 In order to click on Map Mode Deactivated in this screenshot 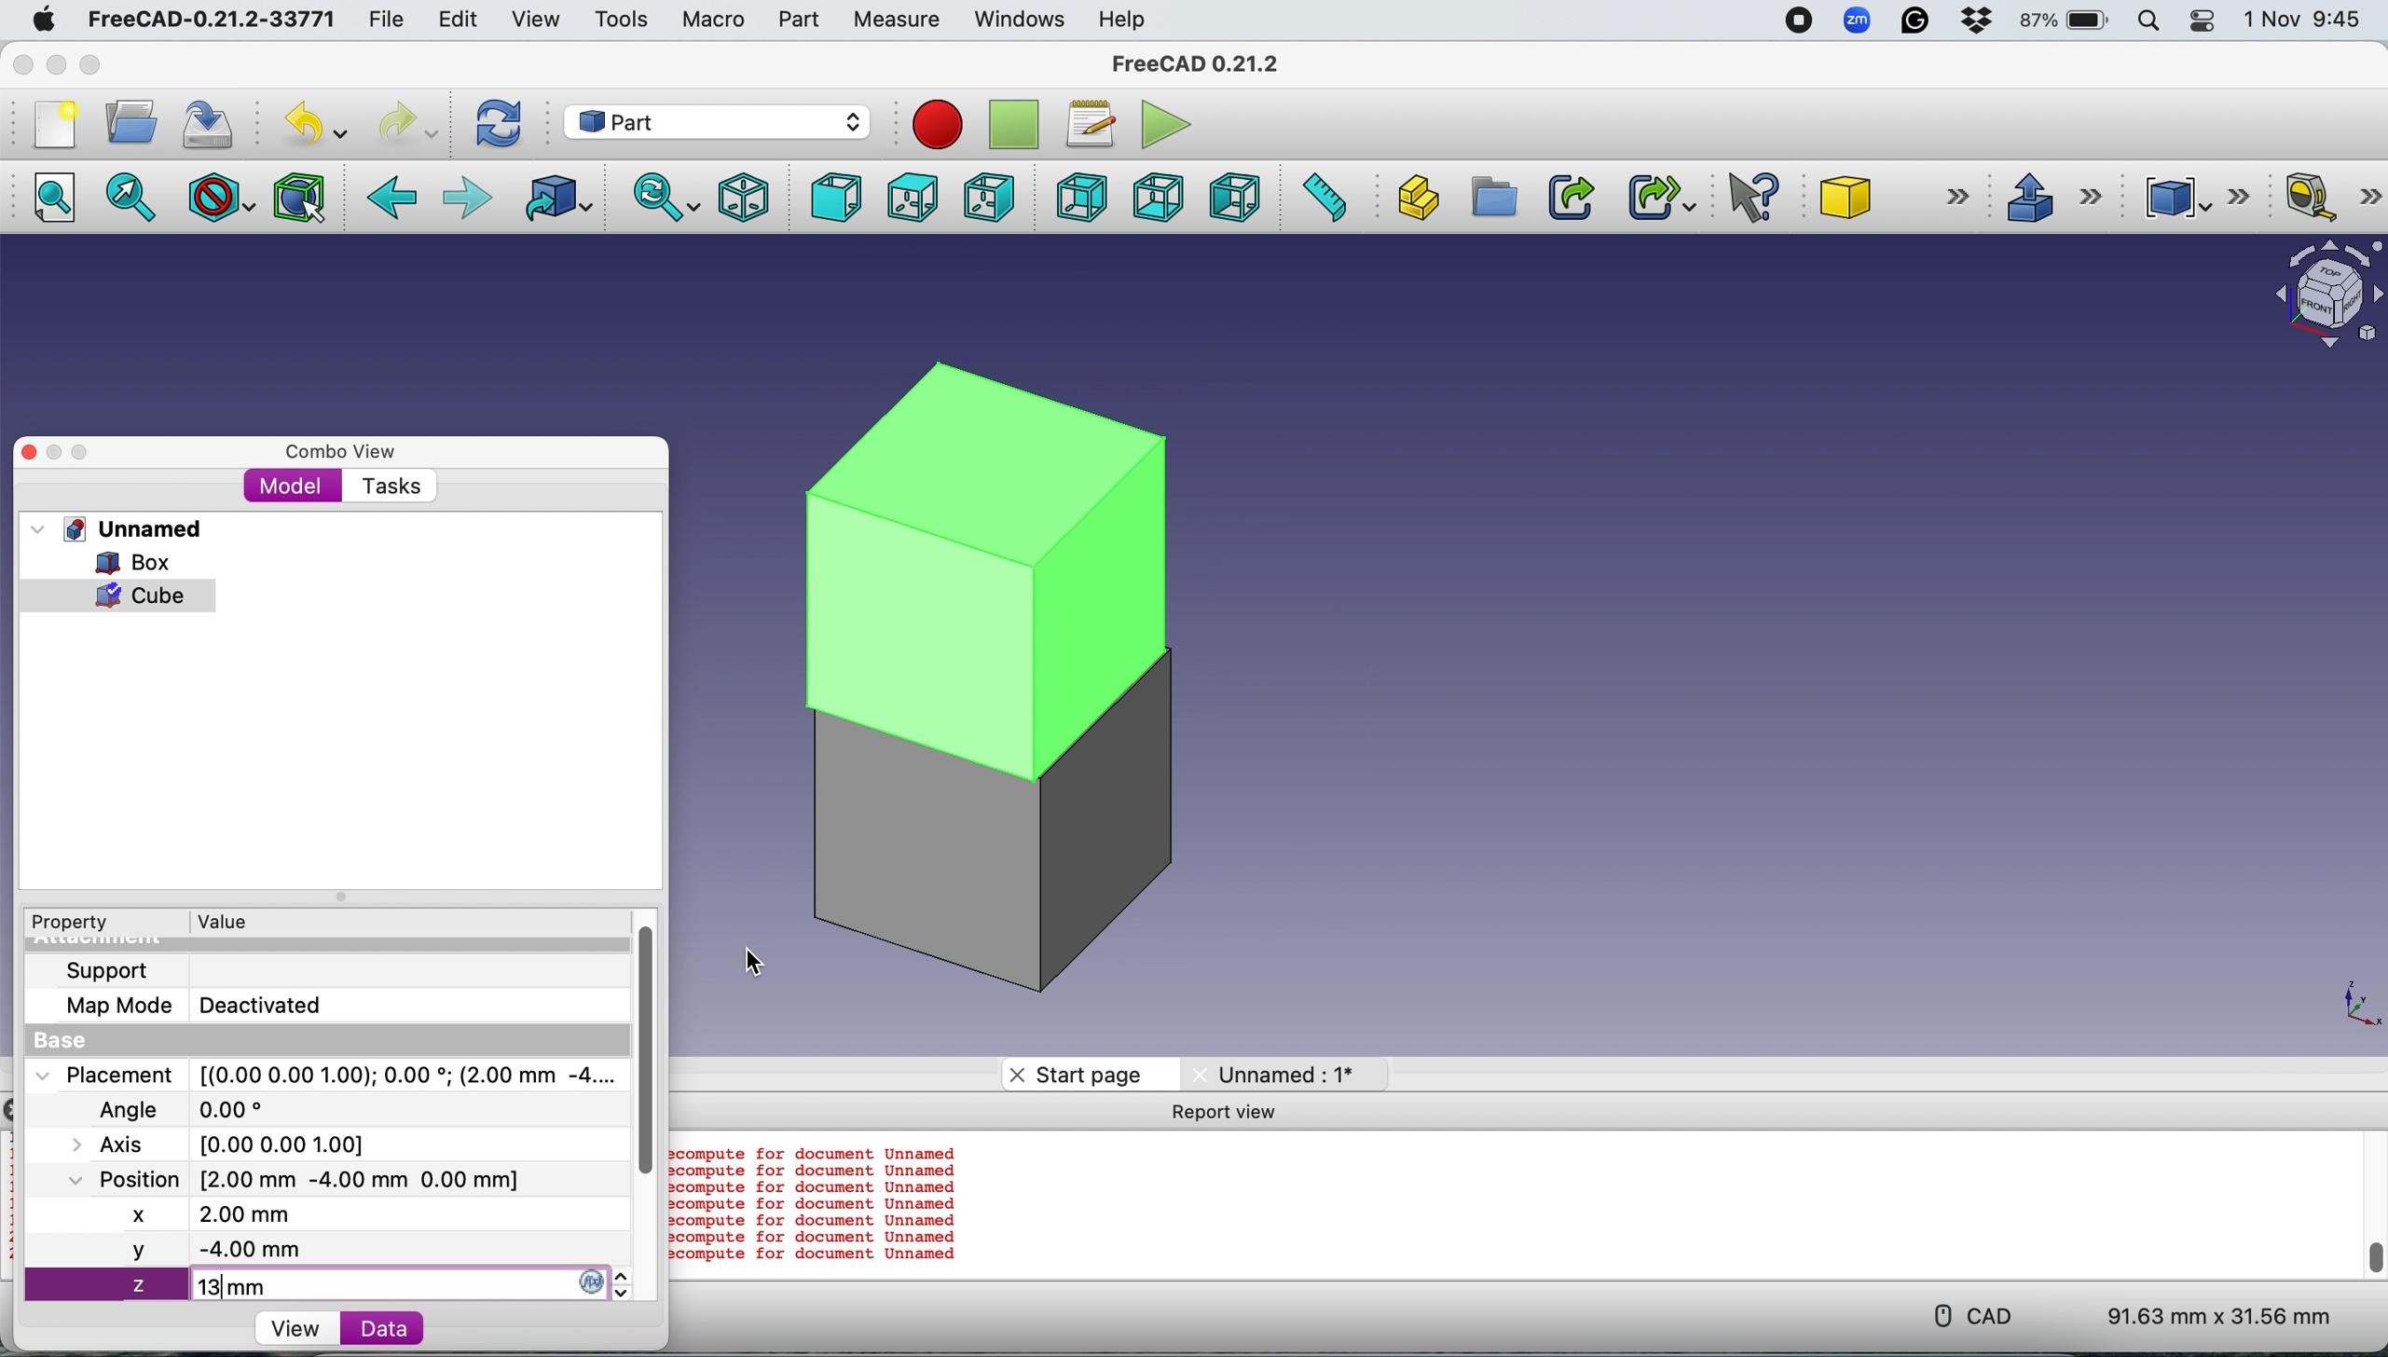, I will do `click(193, 1007)`.